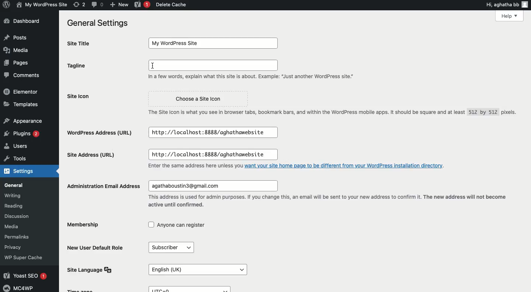  What do you see at coordinates (18, 237) in the screenshot?
I see `Permalinks` at bounding box center [18, 237].